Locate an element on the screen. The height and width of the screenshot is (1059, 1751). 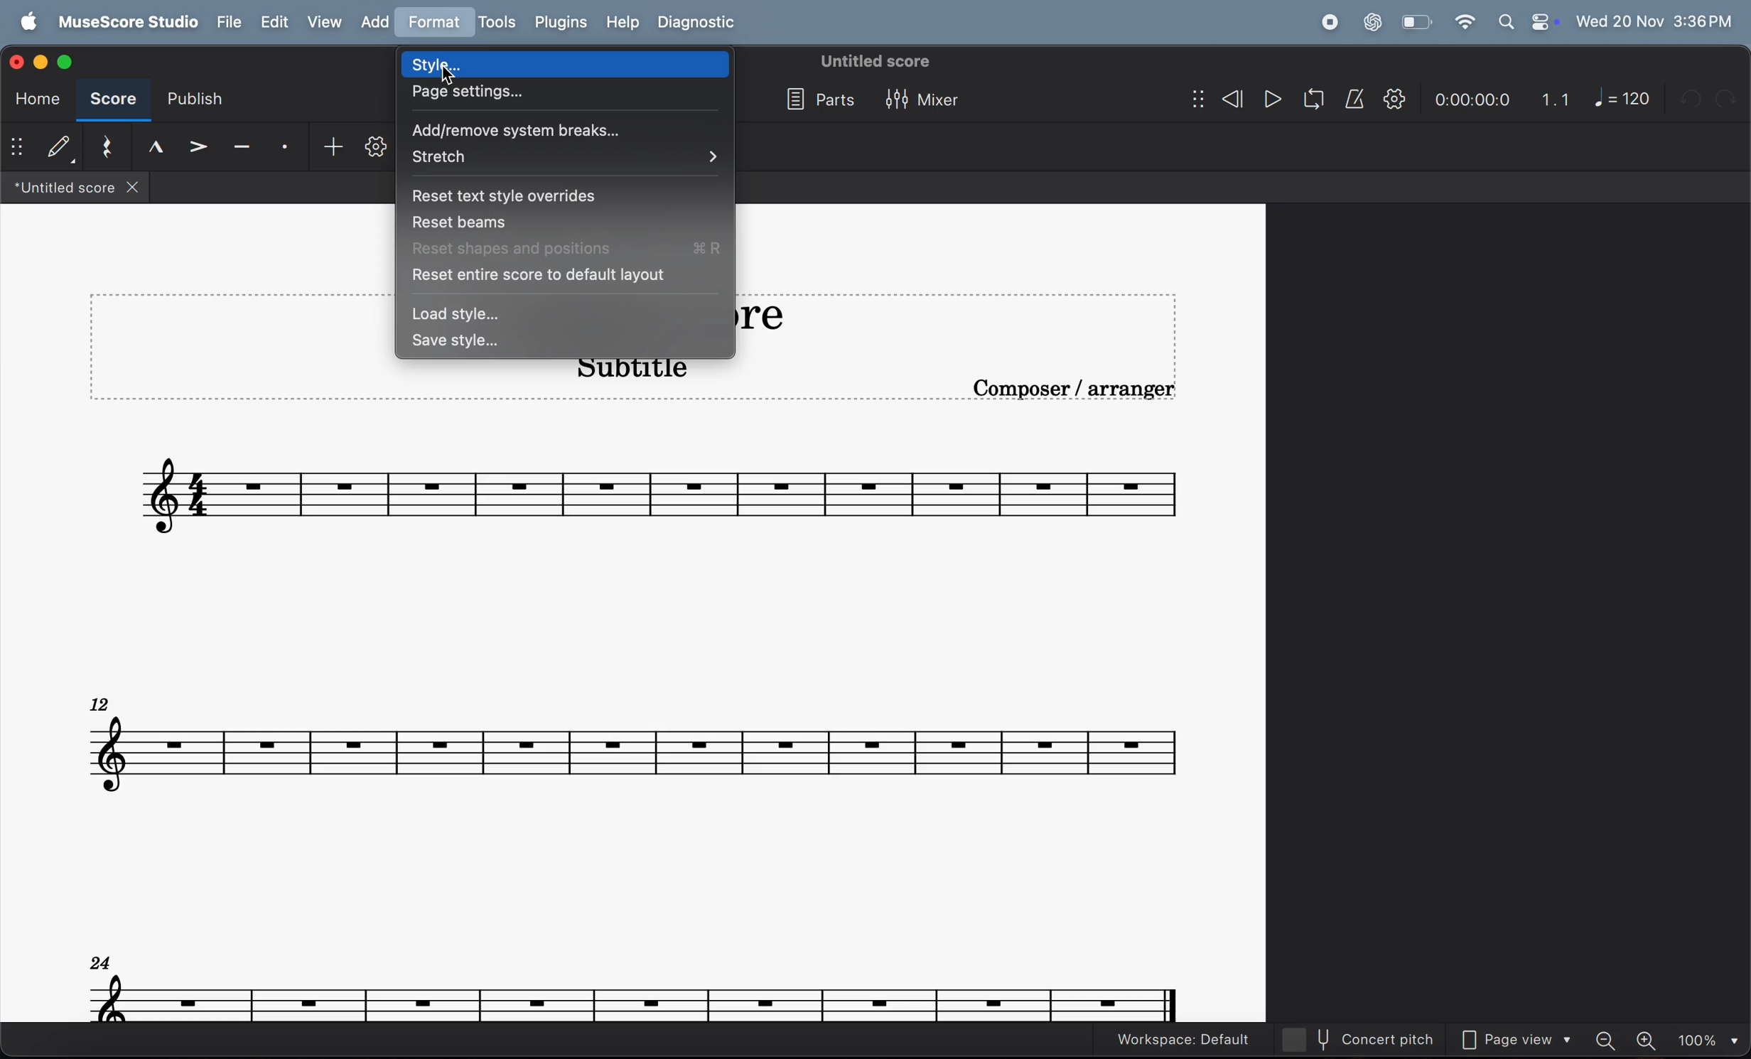
style is located at coordinates (566, 64).